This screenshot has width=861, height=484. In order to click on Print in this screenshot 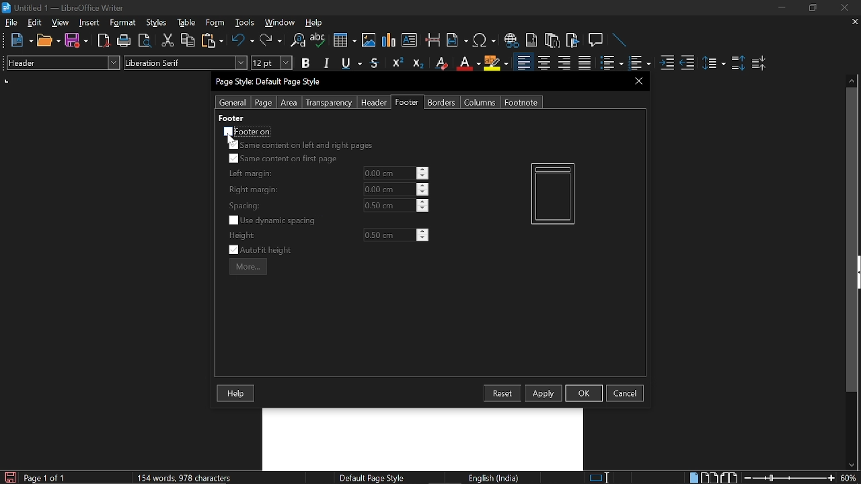, I will do `click(124, 41)`.